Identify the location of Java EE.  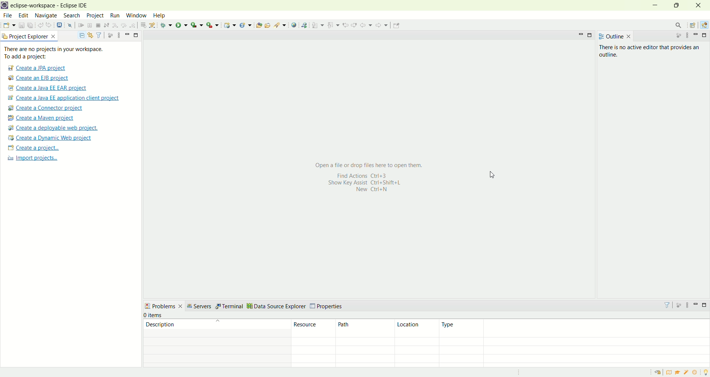
(704, 25).